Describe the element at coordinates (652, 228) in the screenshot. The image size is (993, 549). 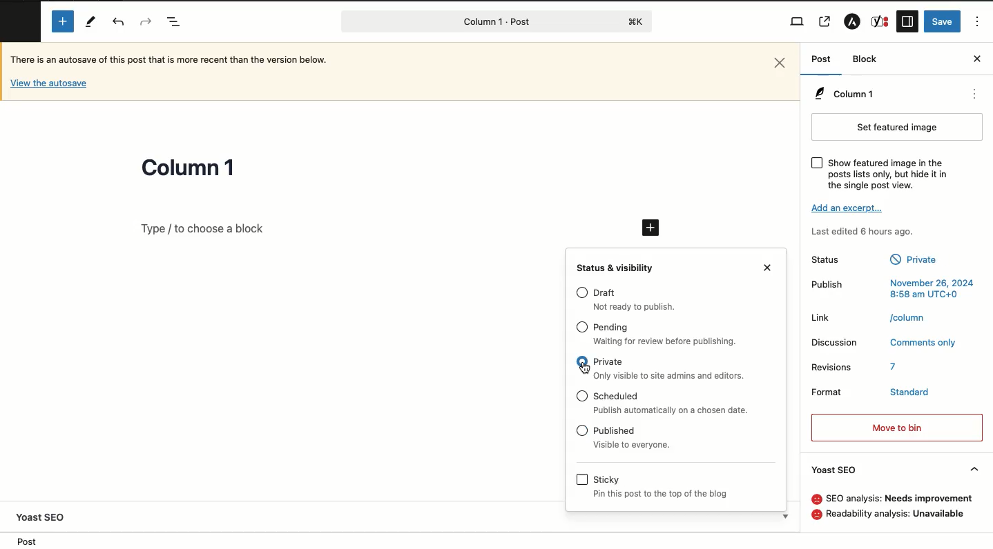
I see `Add block` at that location.